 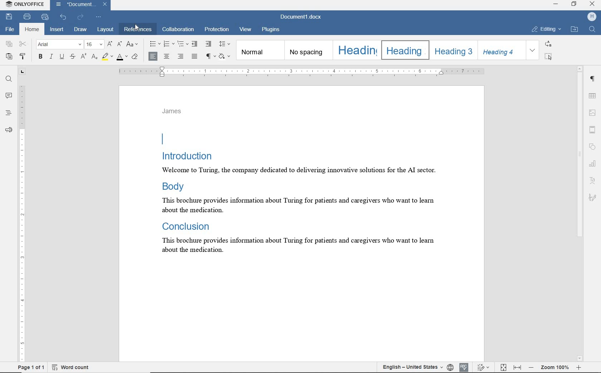 What do you see at coordinates (180, 57) in the screenshot?
I see `align right` at bounding box center [180, 57].